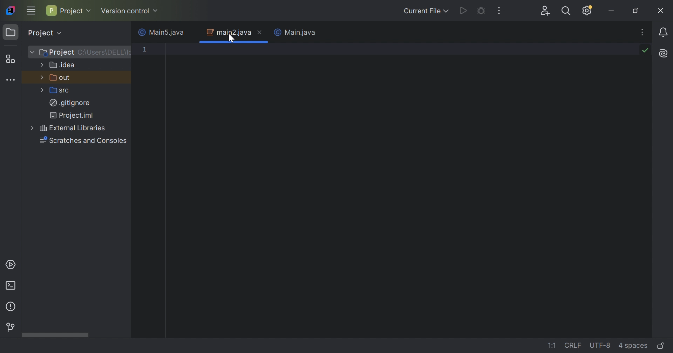  Describe the element at coordinates (69, 103) in the screenshot. I see `.gitignore` at that location.